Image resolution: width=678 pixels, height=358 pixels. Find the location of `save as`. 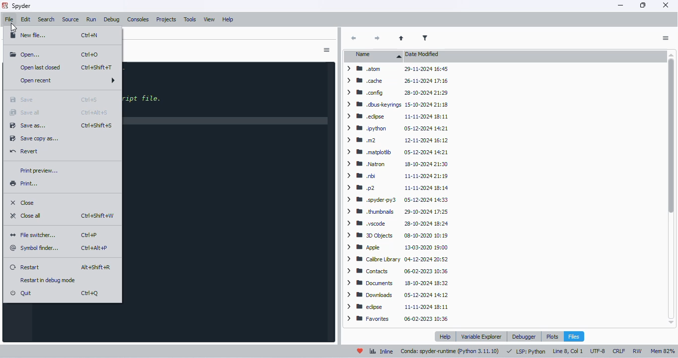

save as is located at coordinates (28, 125).